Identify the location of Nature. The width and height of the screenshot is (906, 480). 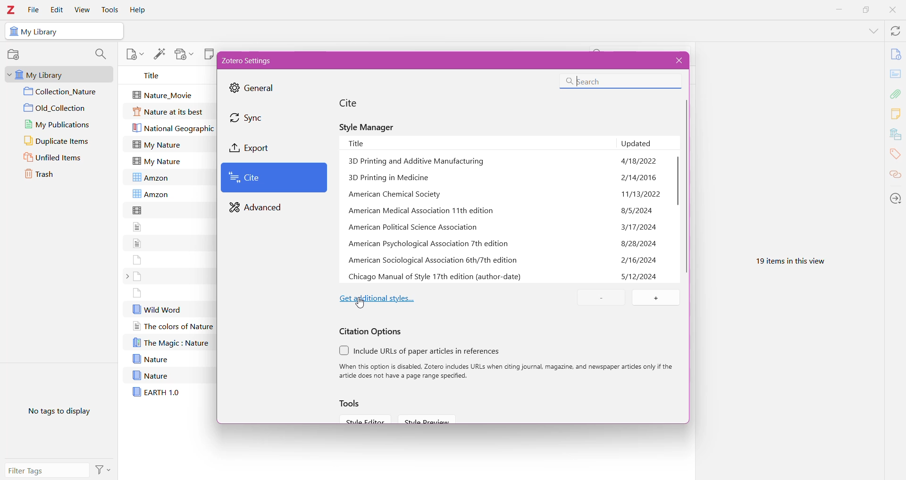
(150, 359).